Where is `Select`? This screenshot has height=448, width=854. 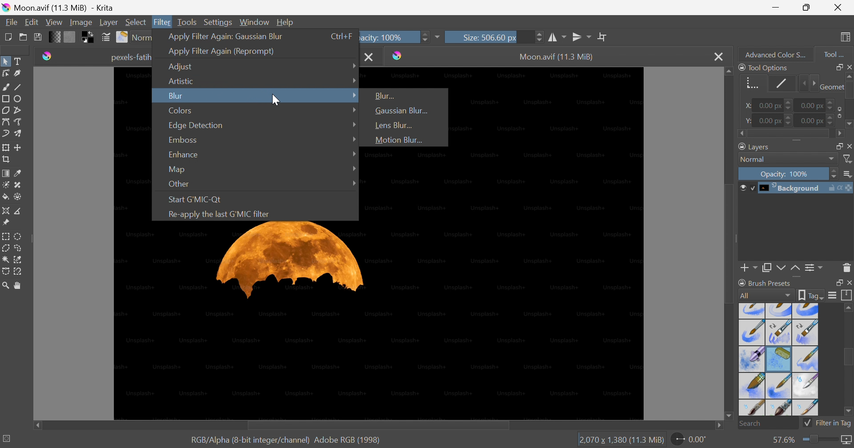 Select is located at coordinates (136, 22).